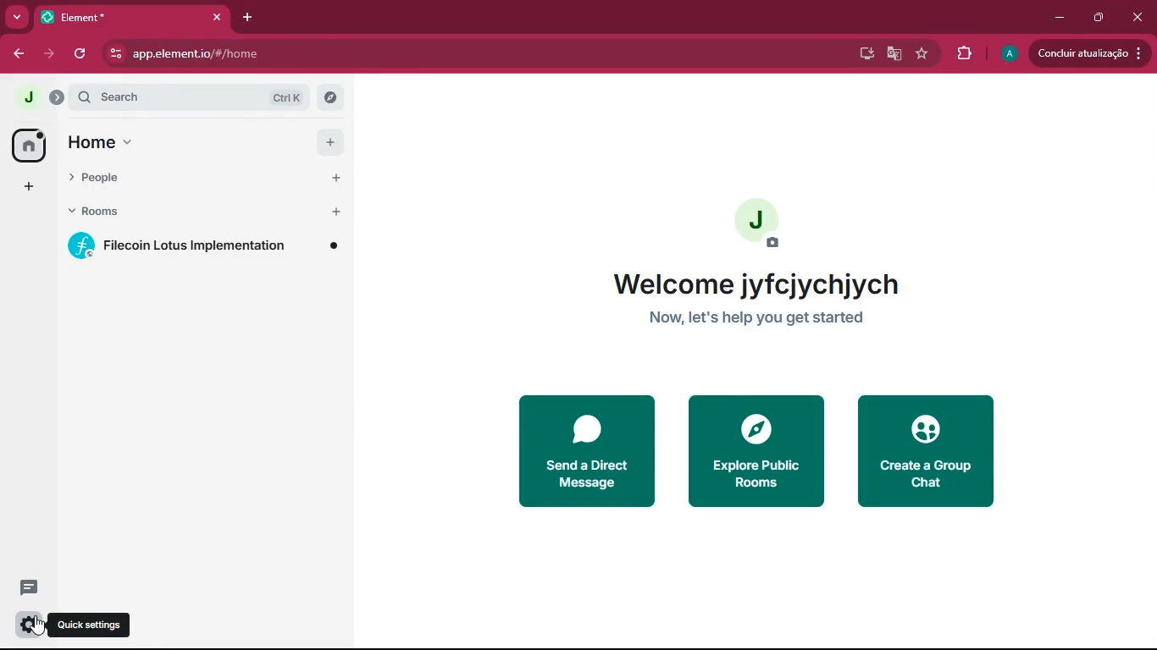 This screenshot has height=650, width=1157. Describe the element at coordinates (1062, 18) in the screenshot. I see `minimize` at that location.